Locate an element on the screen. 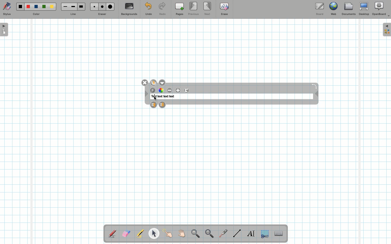 This screenshot has height=244, width=391. Open pages is located at coordinates (5, 29).